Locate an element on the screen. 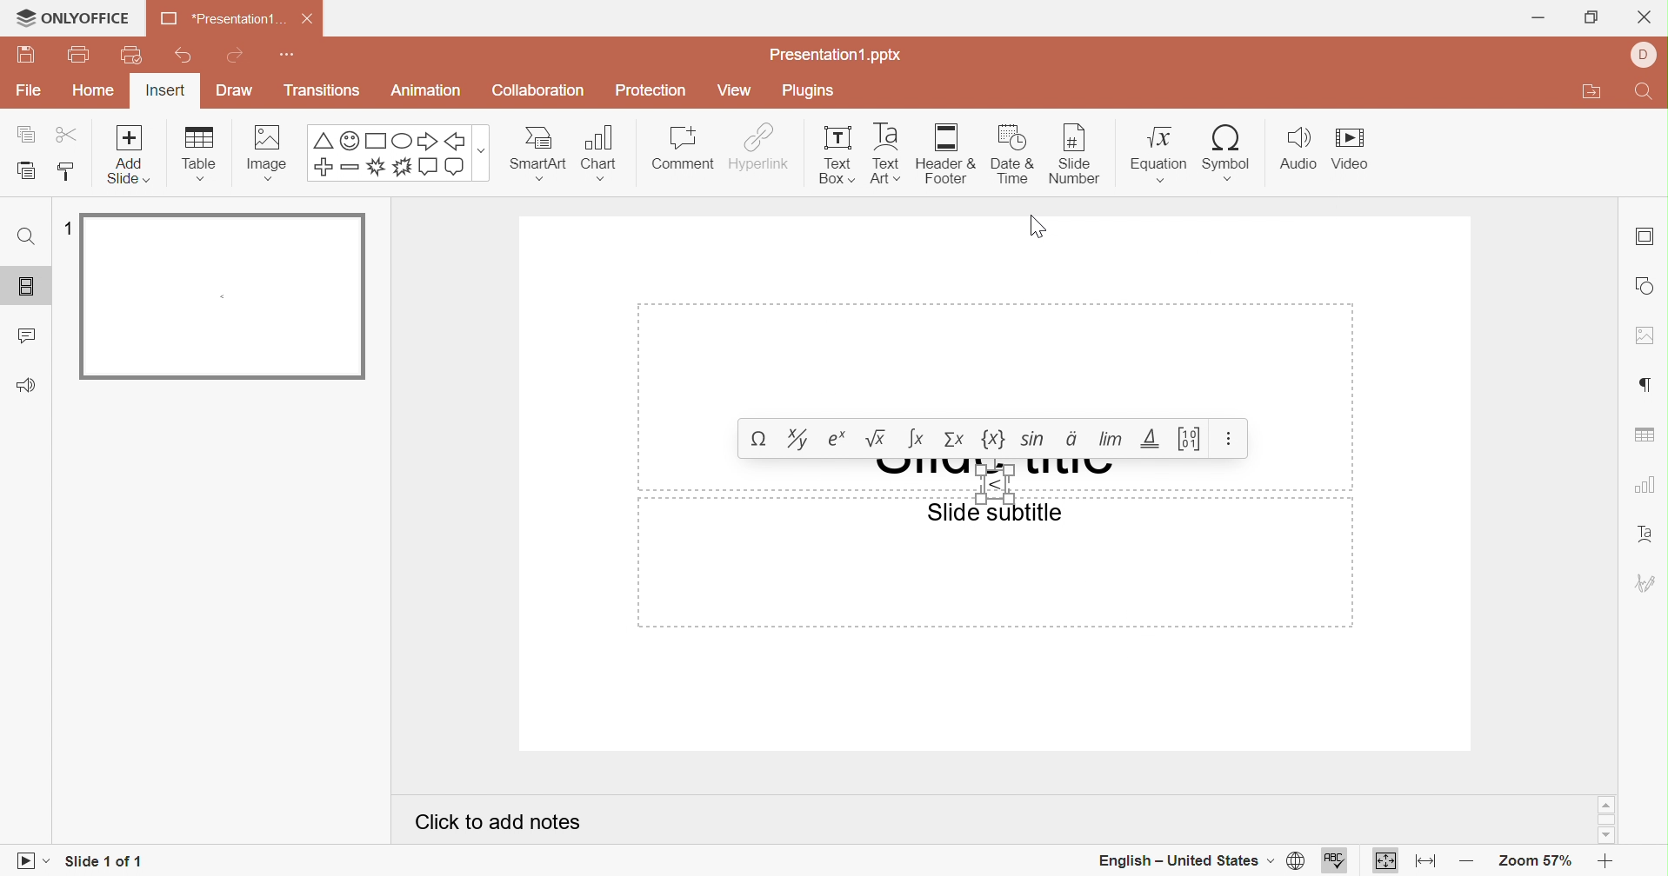 The width and height of the screenshot is (1668, 876). Slide subtitle is located at coordinates (1000, 514).